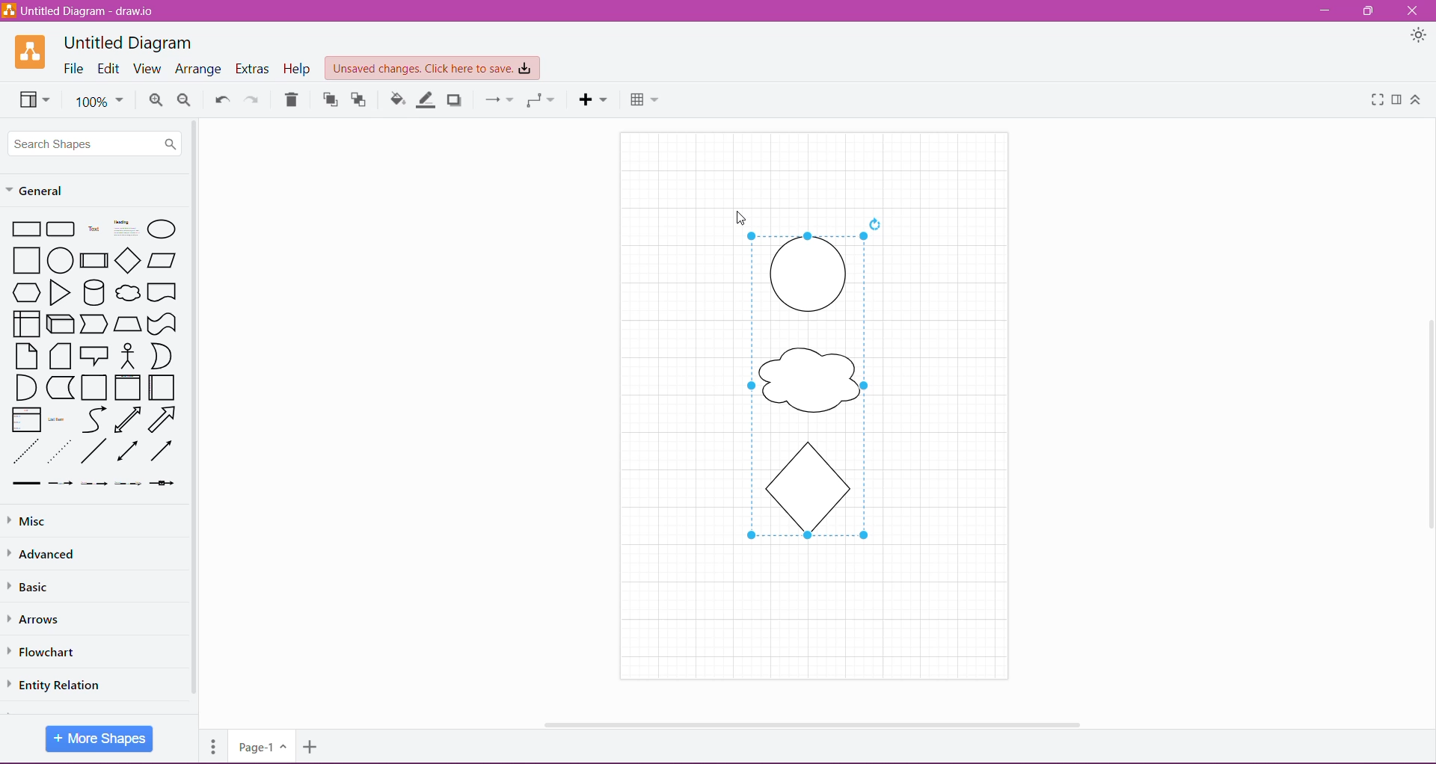 This screenshot has width=1436, height=764. Describe the element at coordinates (198, 70) in the screenshot. I see `Arrange` at that location.